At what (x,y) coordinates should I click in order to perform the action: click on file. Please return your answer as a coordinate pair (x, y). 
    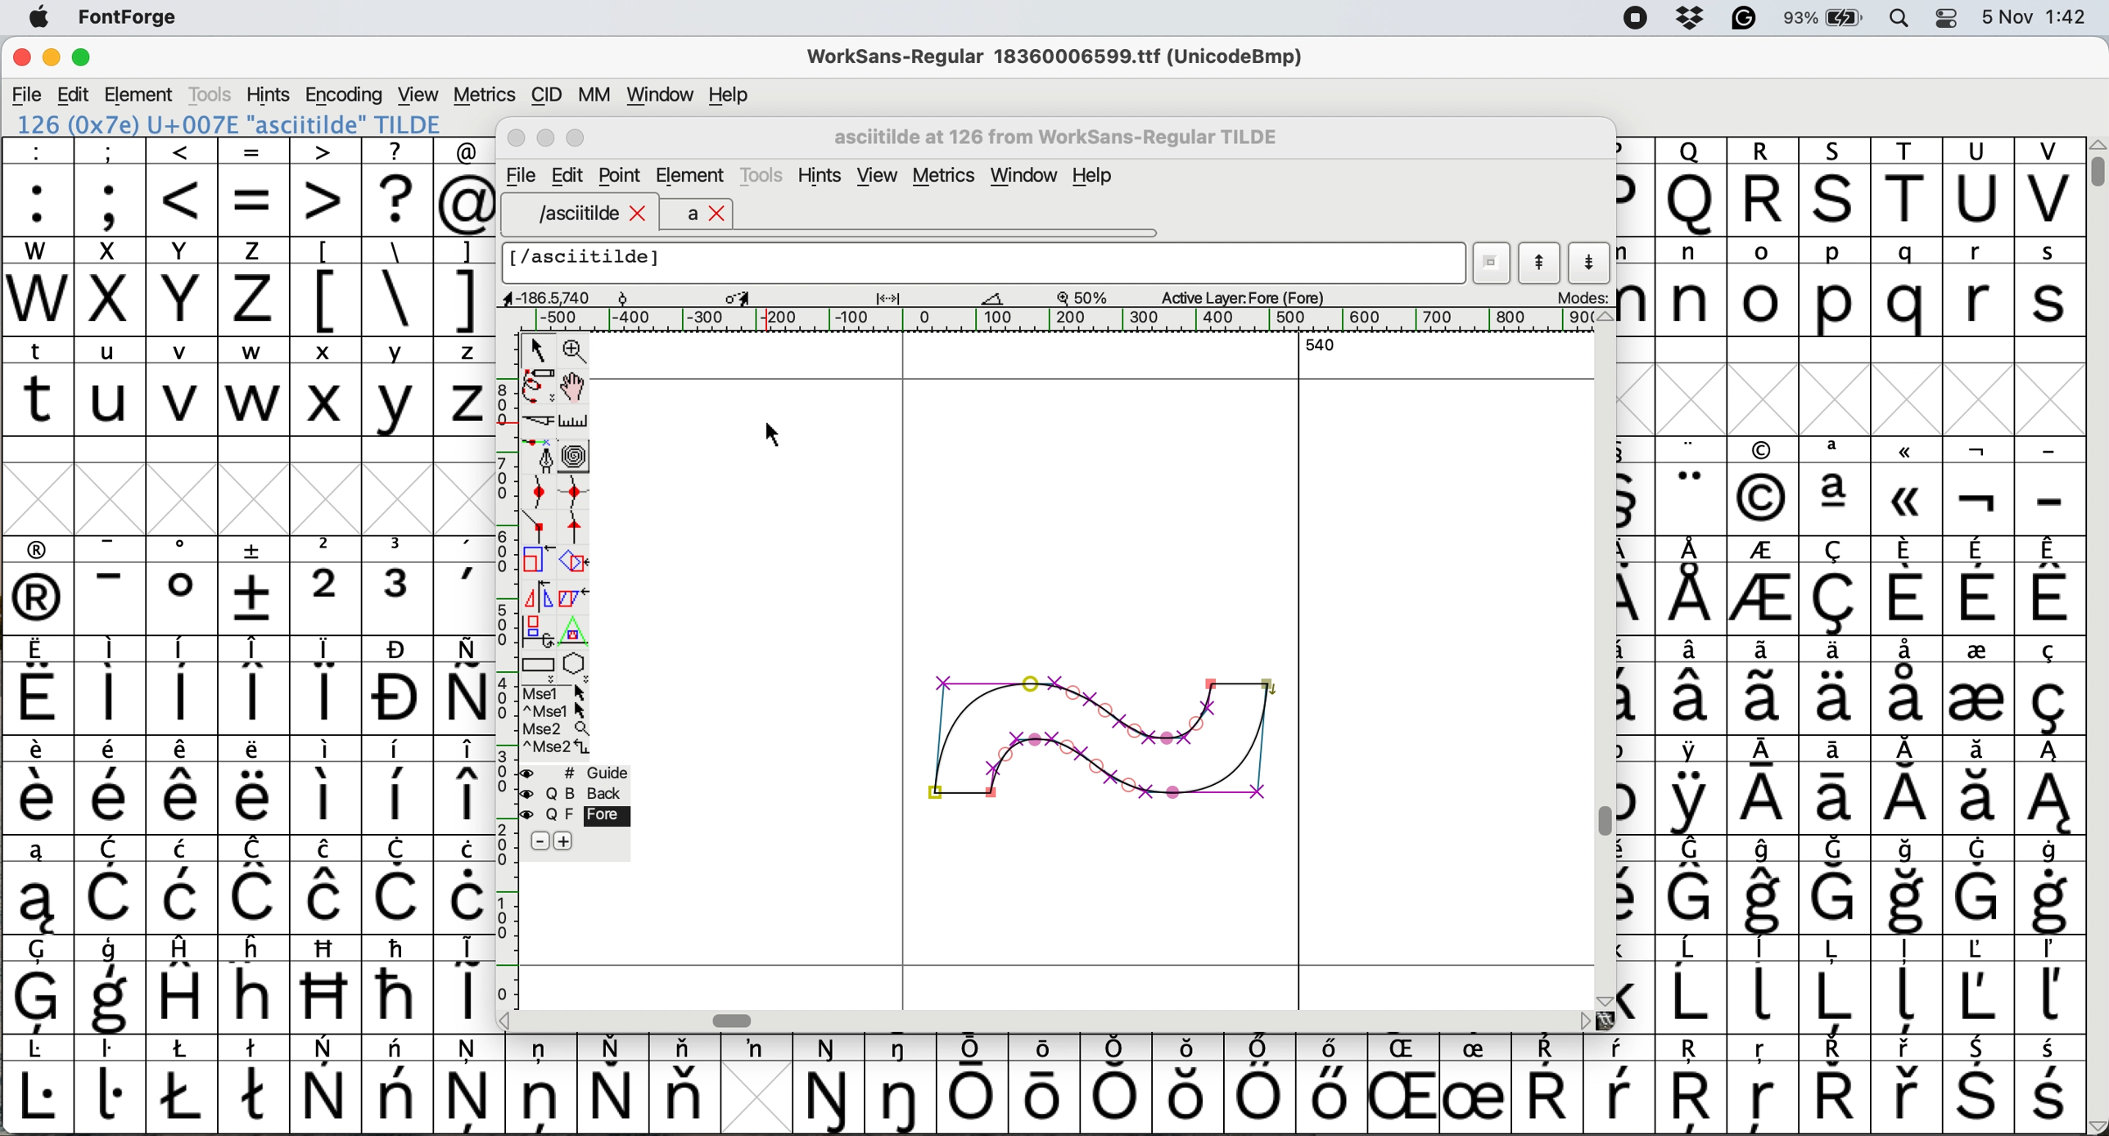
    Looking at the image, I should click on (28, 95).